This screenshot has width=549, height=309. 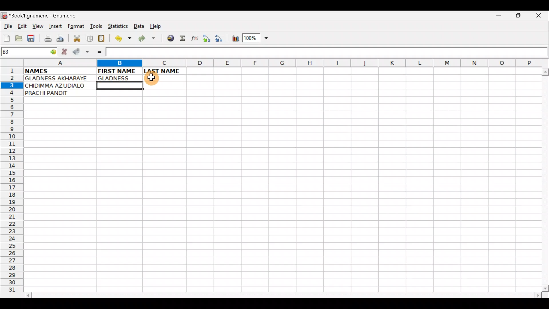 I want to click on Help, so click(x=156, y=26).